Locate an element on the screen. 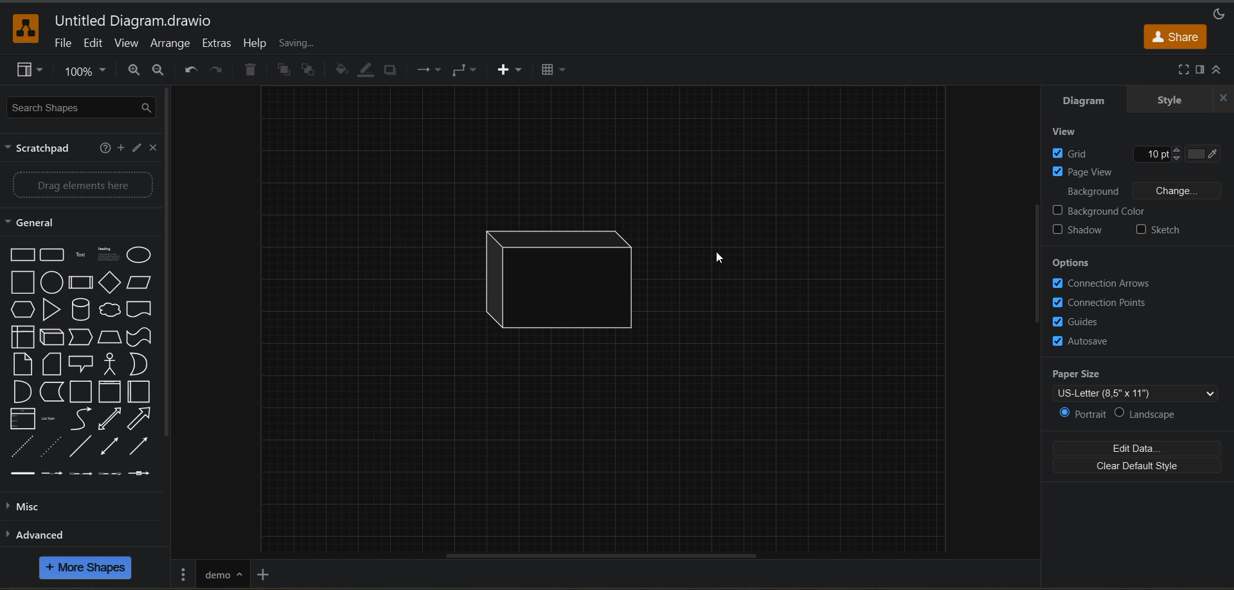 The height and width of the screenshot is (590, 1234). guides is located at coordinates (1082, 321).